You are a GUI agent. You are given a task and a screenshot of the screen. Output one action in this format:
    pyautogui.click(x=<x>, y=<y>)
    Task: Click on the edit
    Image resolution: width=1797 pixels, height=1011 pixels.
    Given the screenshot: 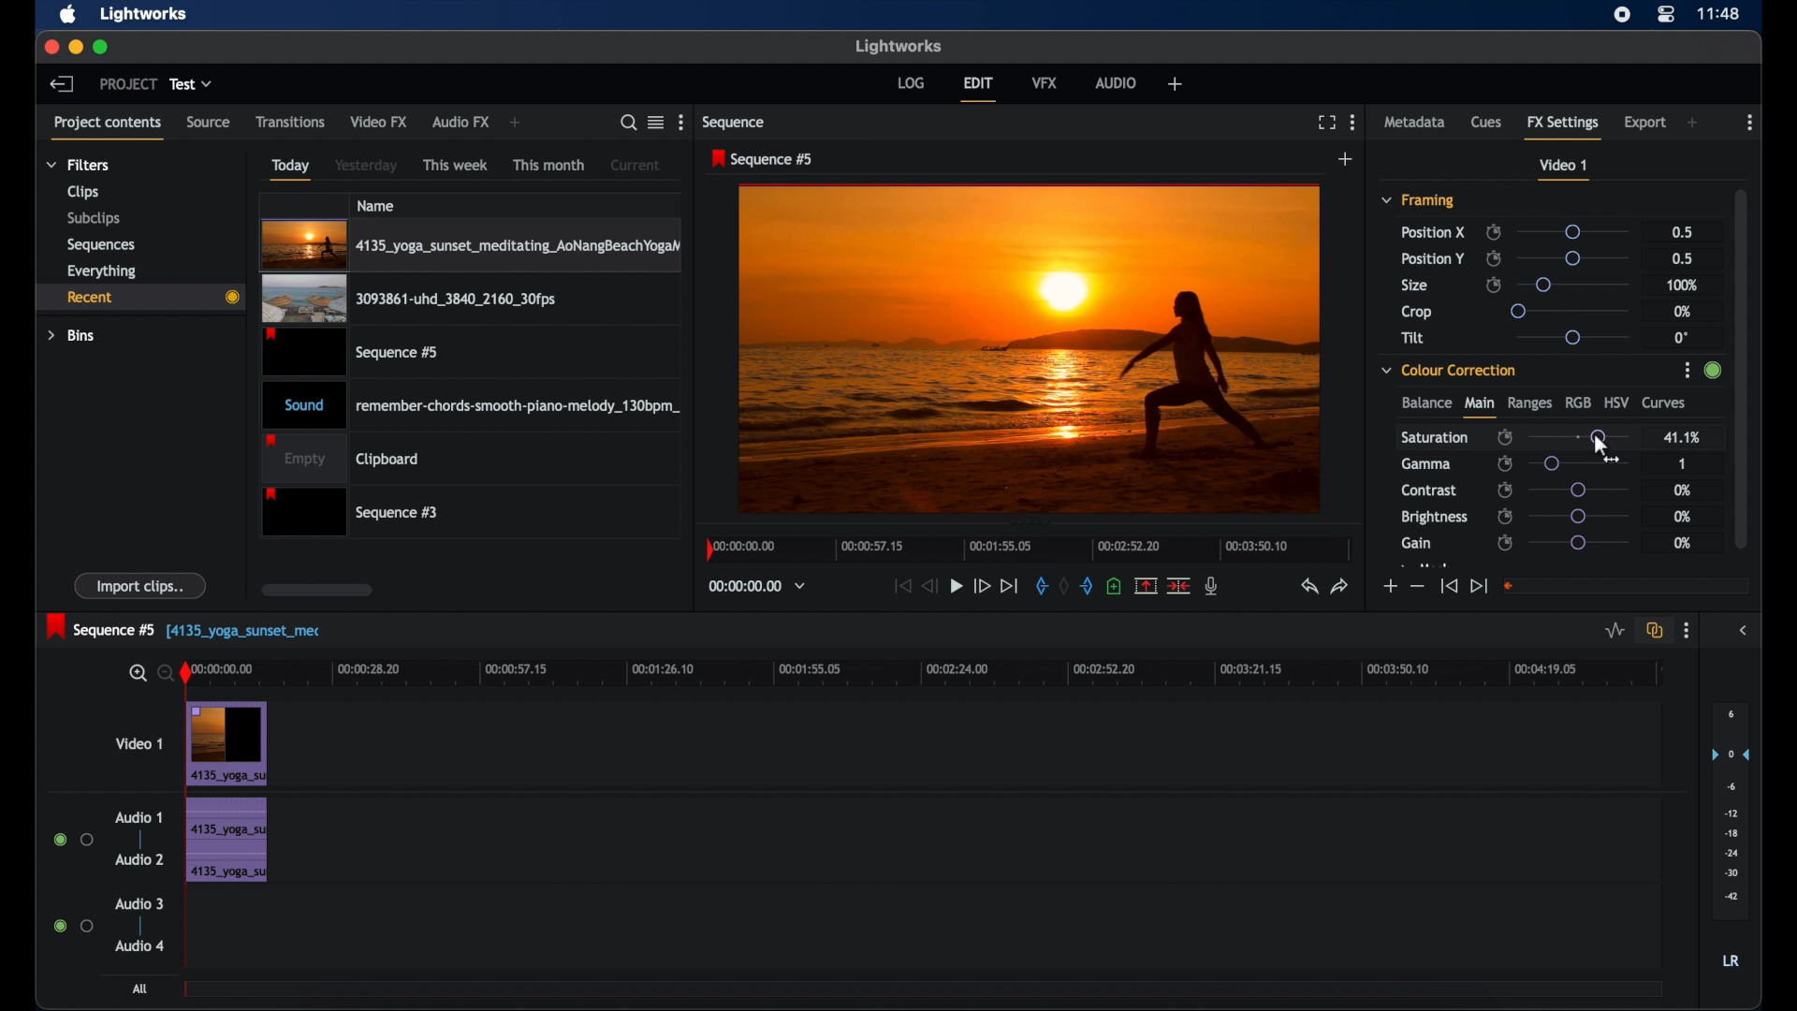 What is the action you would take?
    pyautogui.click(x=978, y=89)
    